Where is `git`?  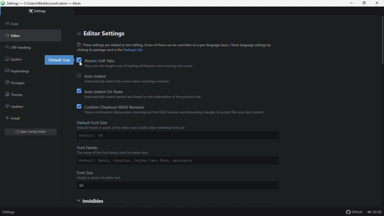 git is located at coordinates (374, 212).